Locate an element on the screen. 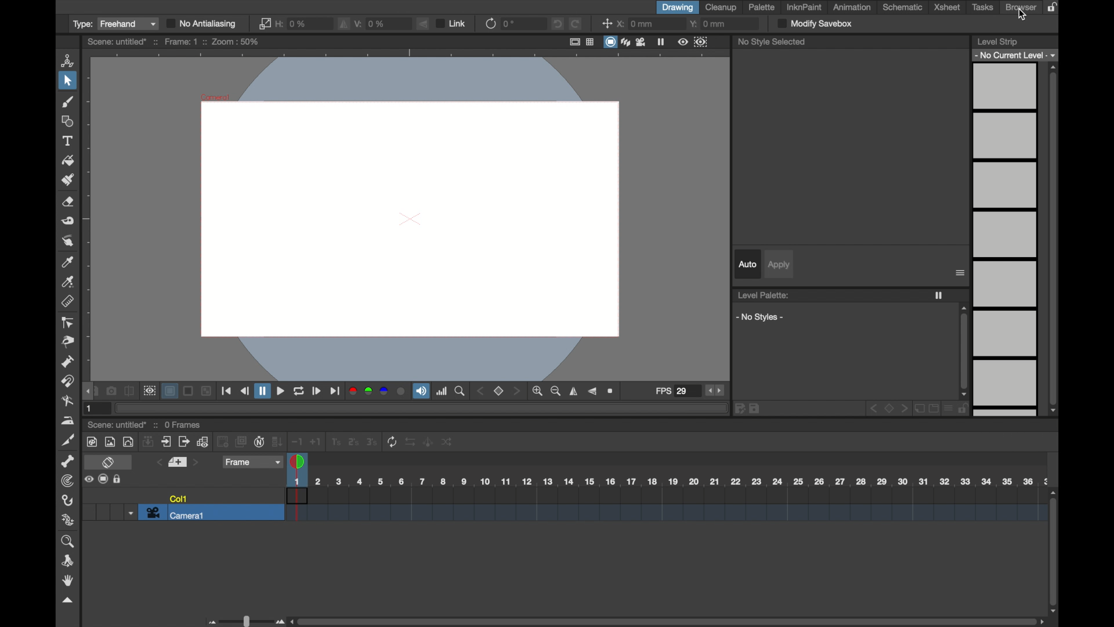 The image size is (1114, 627). animation is located at coordinates (853, 7).